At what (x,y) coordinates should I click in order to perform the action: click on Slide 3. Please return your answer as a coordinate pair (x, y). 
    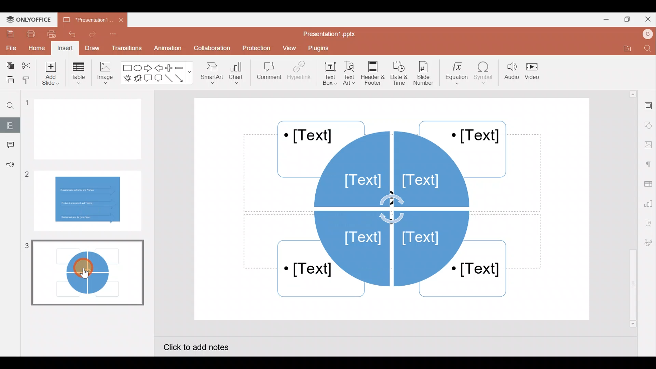
    Looking at the image, I should click on (85, 272).